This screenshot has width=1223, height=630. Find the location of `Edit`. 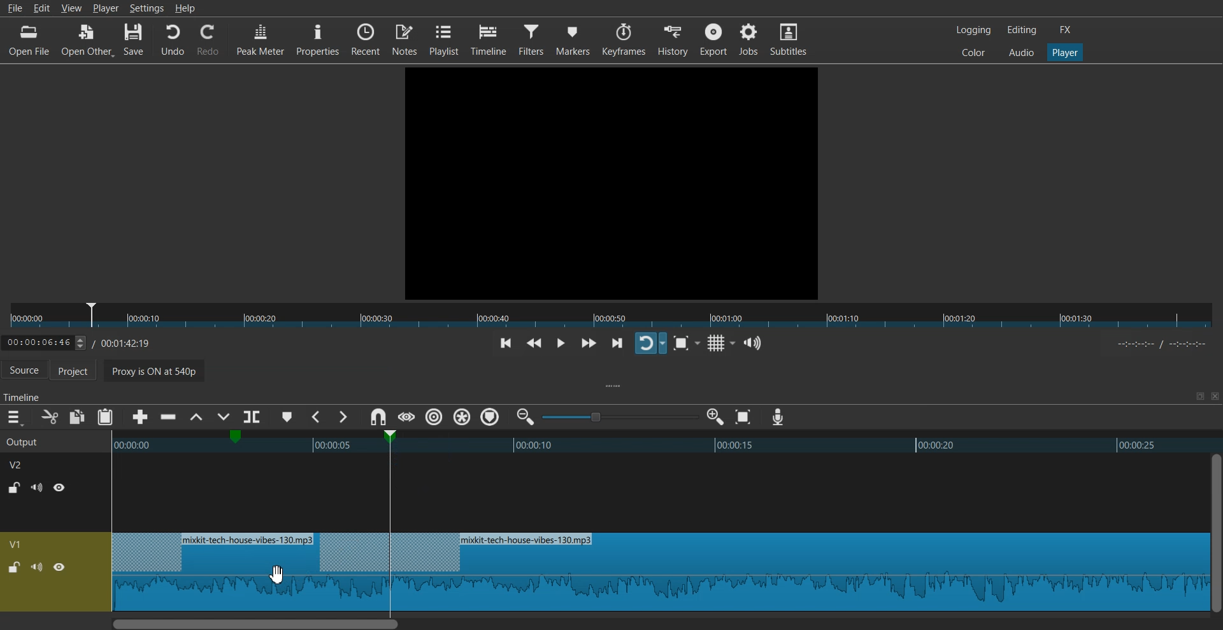

Edit is located at coordinates (45, 8).